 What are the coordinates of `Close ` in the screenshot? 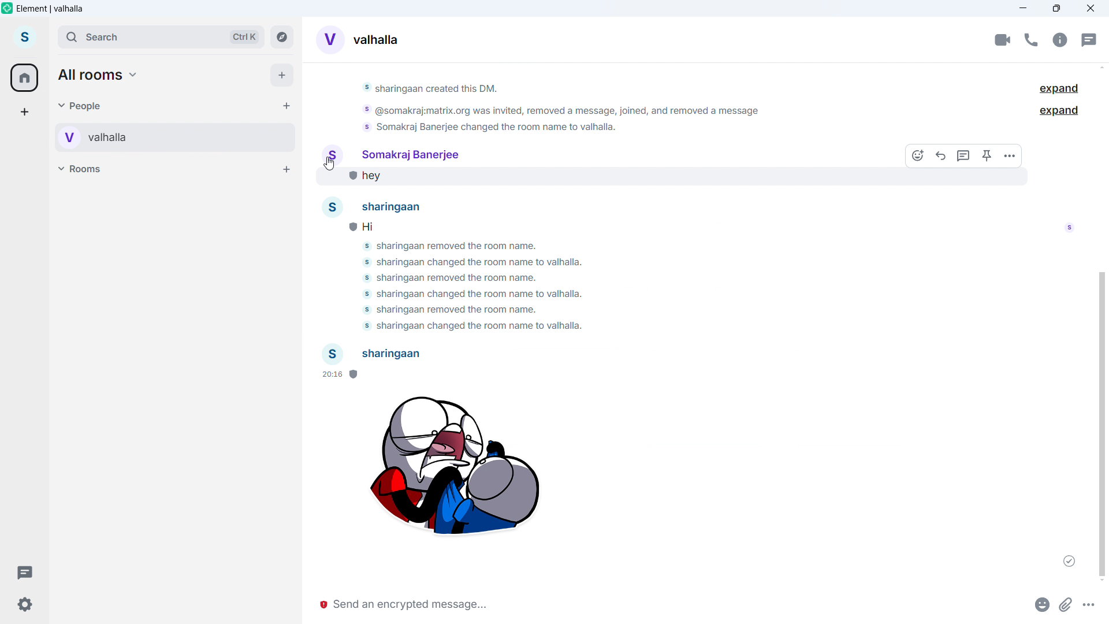 It's located at (1091, 9).